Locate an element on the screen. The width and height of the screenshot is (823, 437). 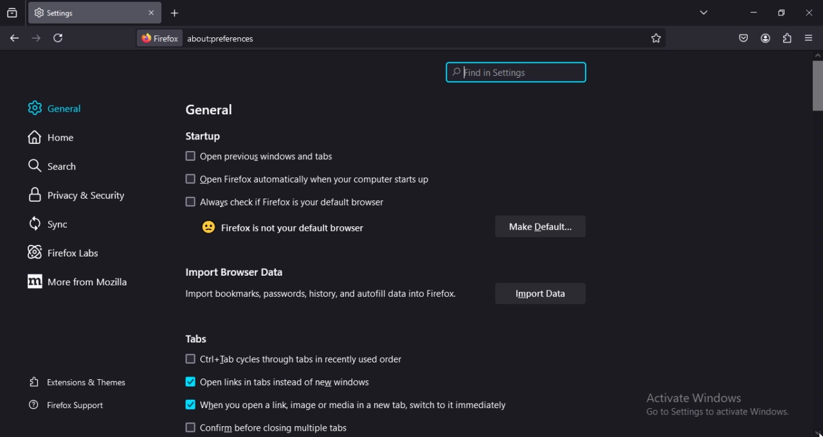
firefox labs is located at coordinates (65, 253).